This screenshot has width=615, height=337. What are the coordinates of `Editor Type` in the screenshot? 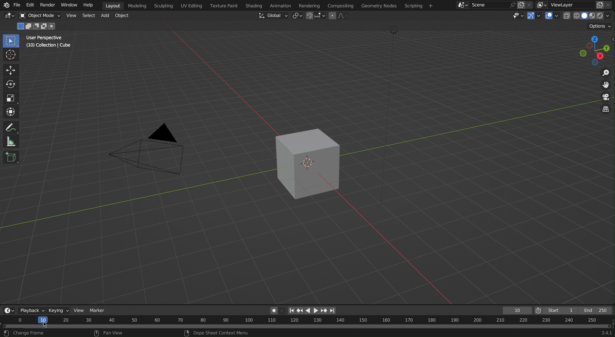 It's located at (8, 311).